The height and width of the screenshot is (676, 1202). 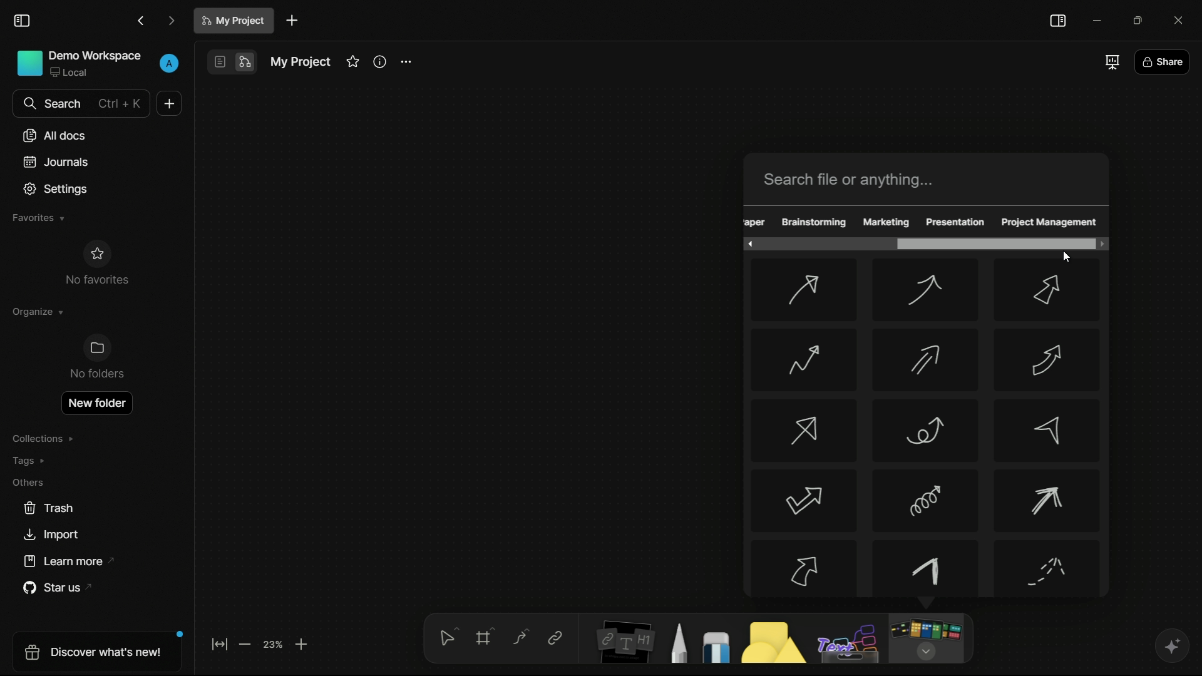 I want to click on profile icon, so click(x=170, y=61).